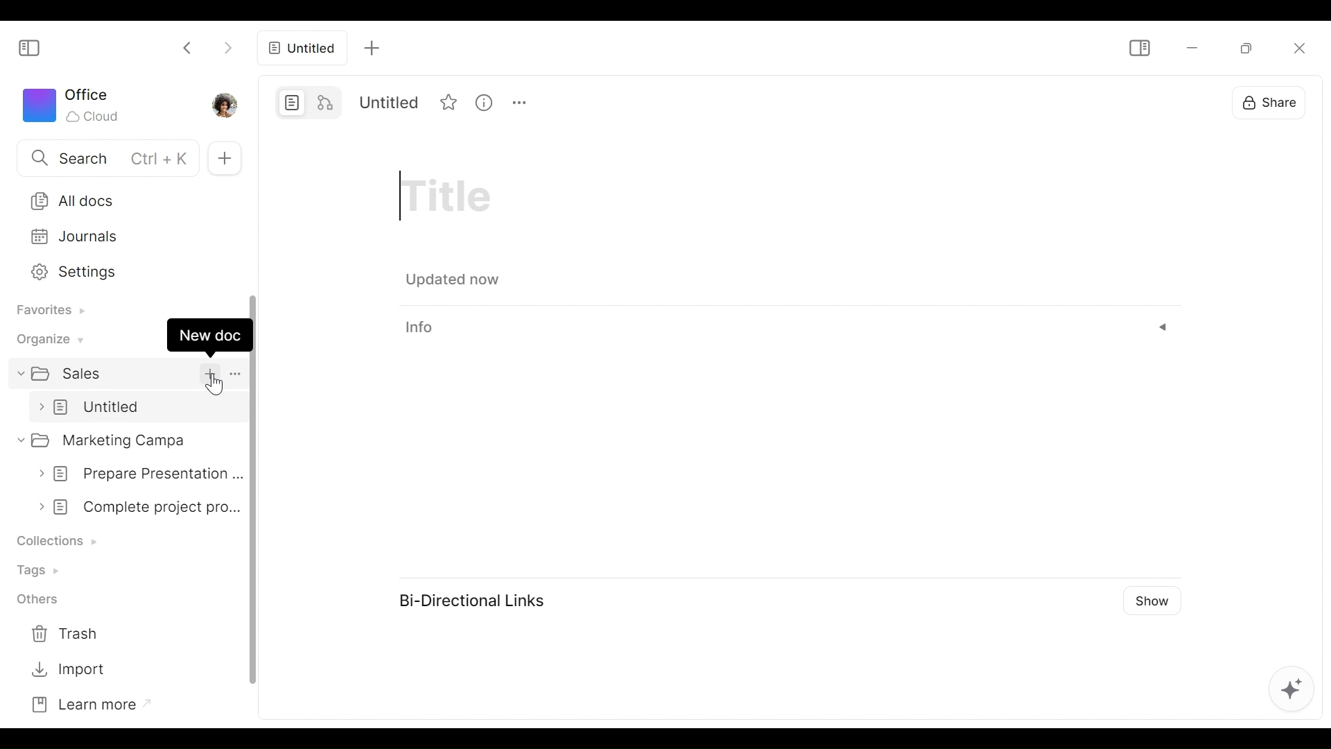 This screenshot has width=1331, height=749. Describe the element at coordinates (1139, 49) in the screenshot. I see `Show/Hide` at that location.